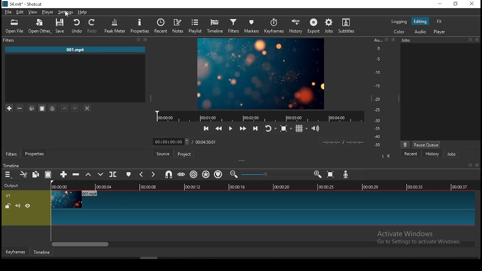 The image size is (482, 271). I want to click on minimize, so click(439, 4).